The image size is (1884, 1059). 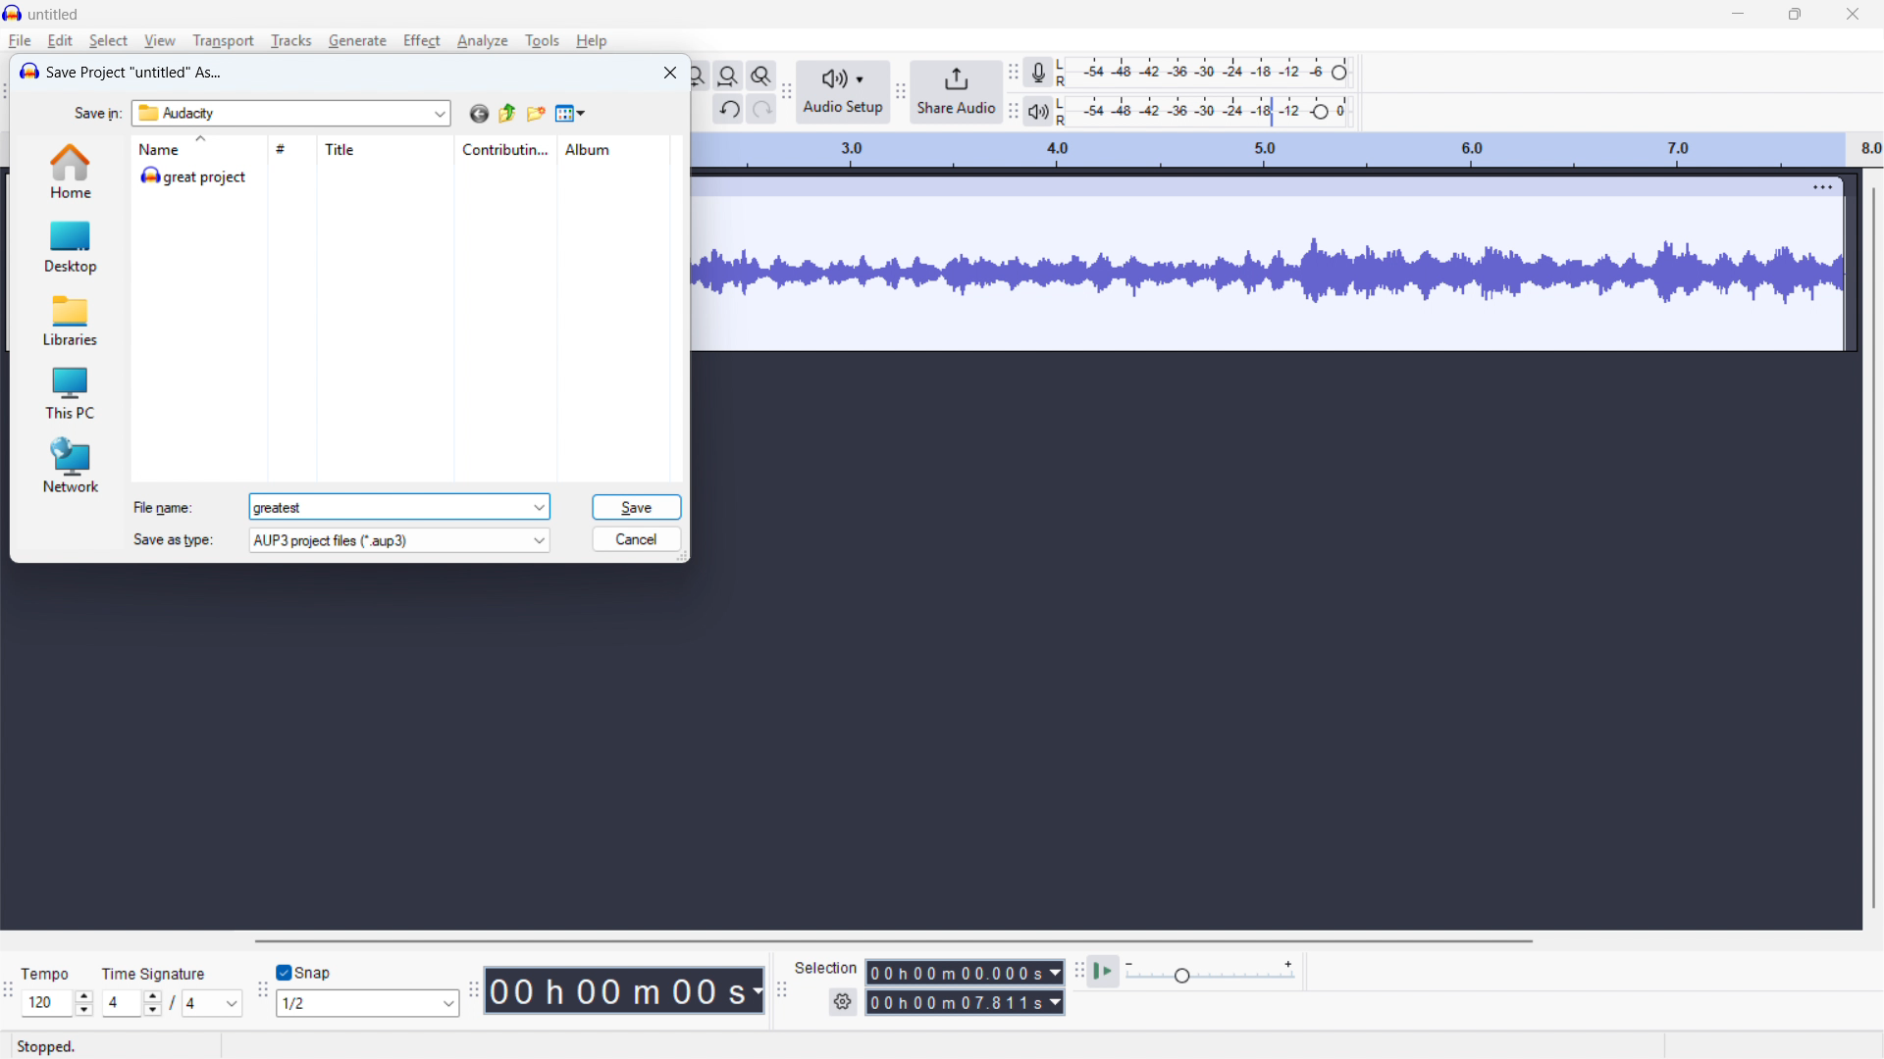 I want to click on snapping toolbar, so click(x=262, y=991).